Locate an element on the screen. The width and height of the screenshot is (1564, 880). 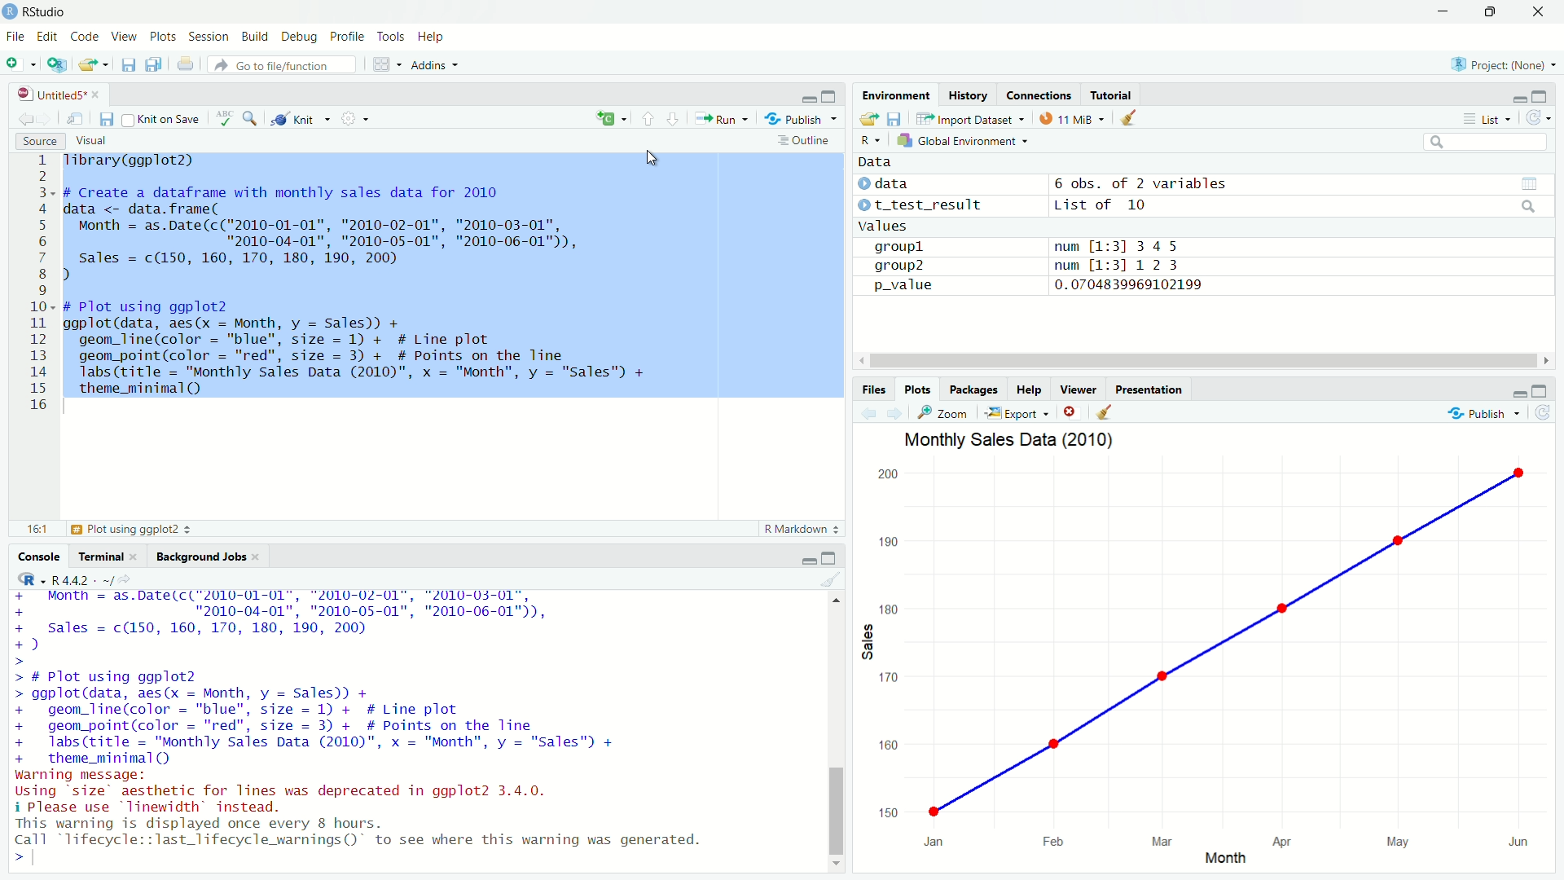
go back is located at coordinates (33, 117).